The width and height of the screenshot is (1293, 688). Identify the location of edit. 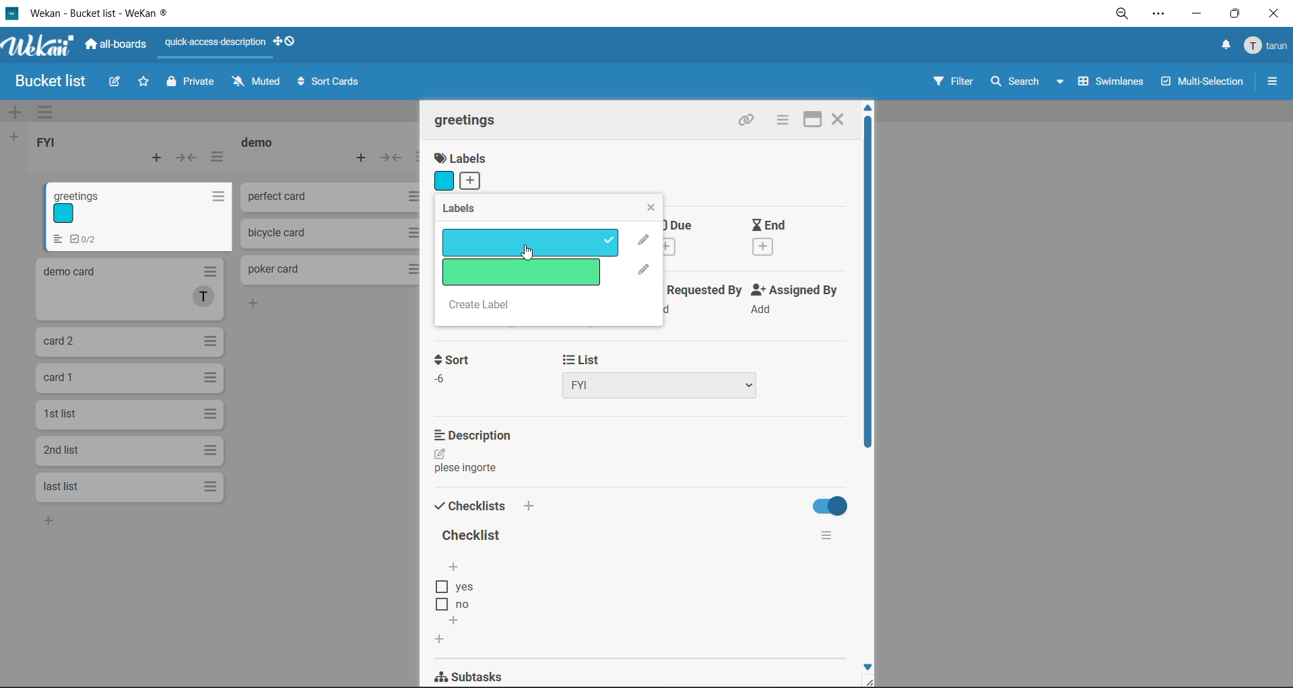
(116, 85).